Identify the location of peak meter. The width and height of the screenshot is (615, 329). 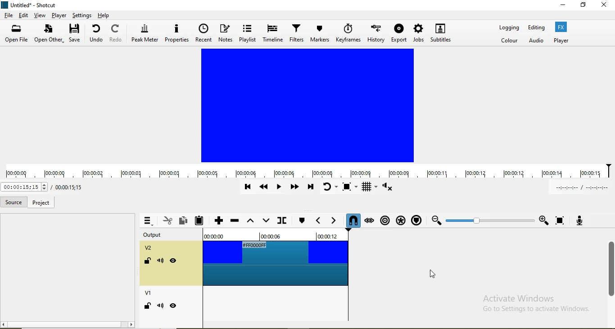
(145, 32).